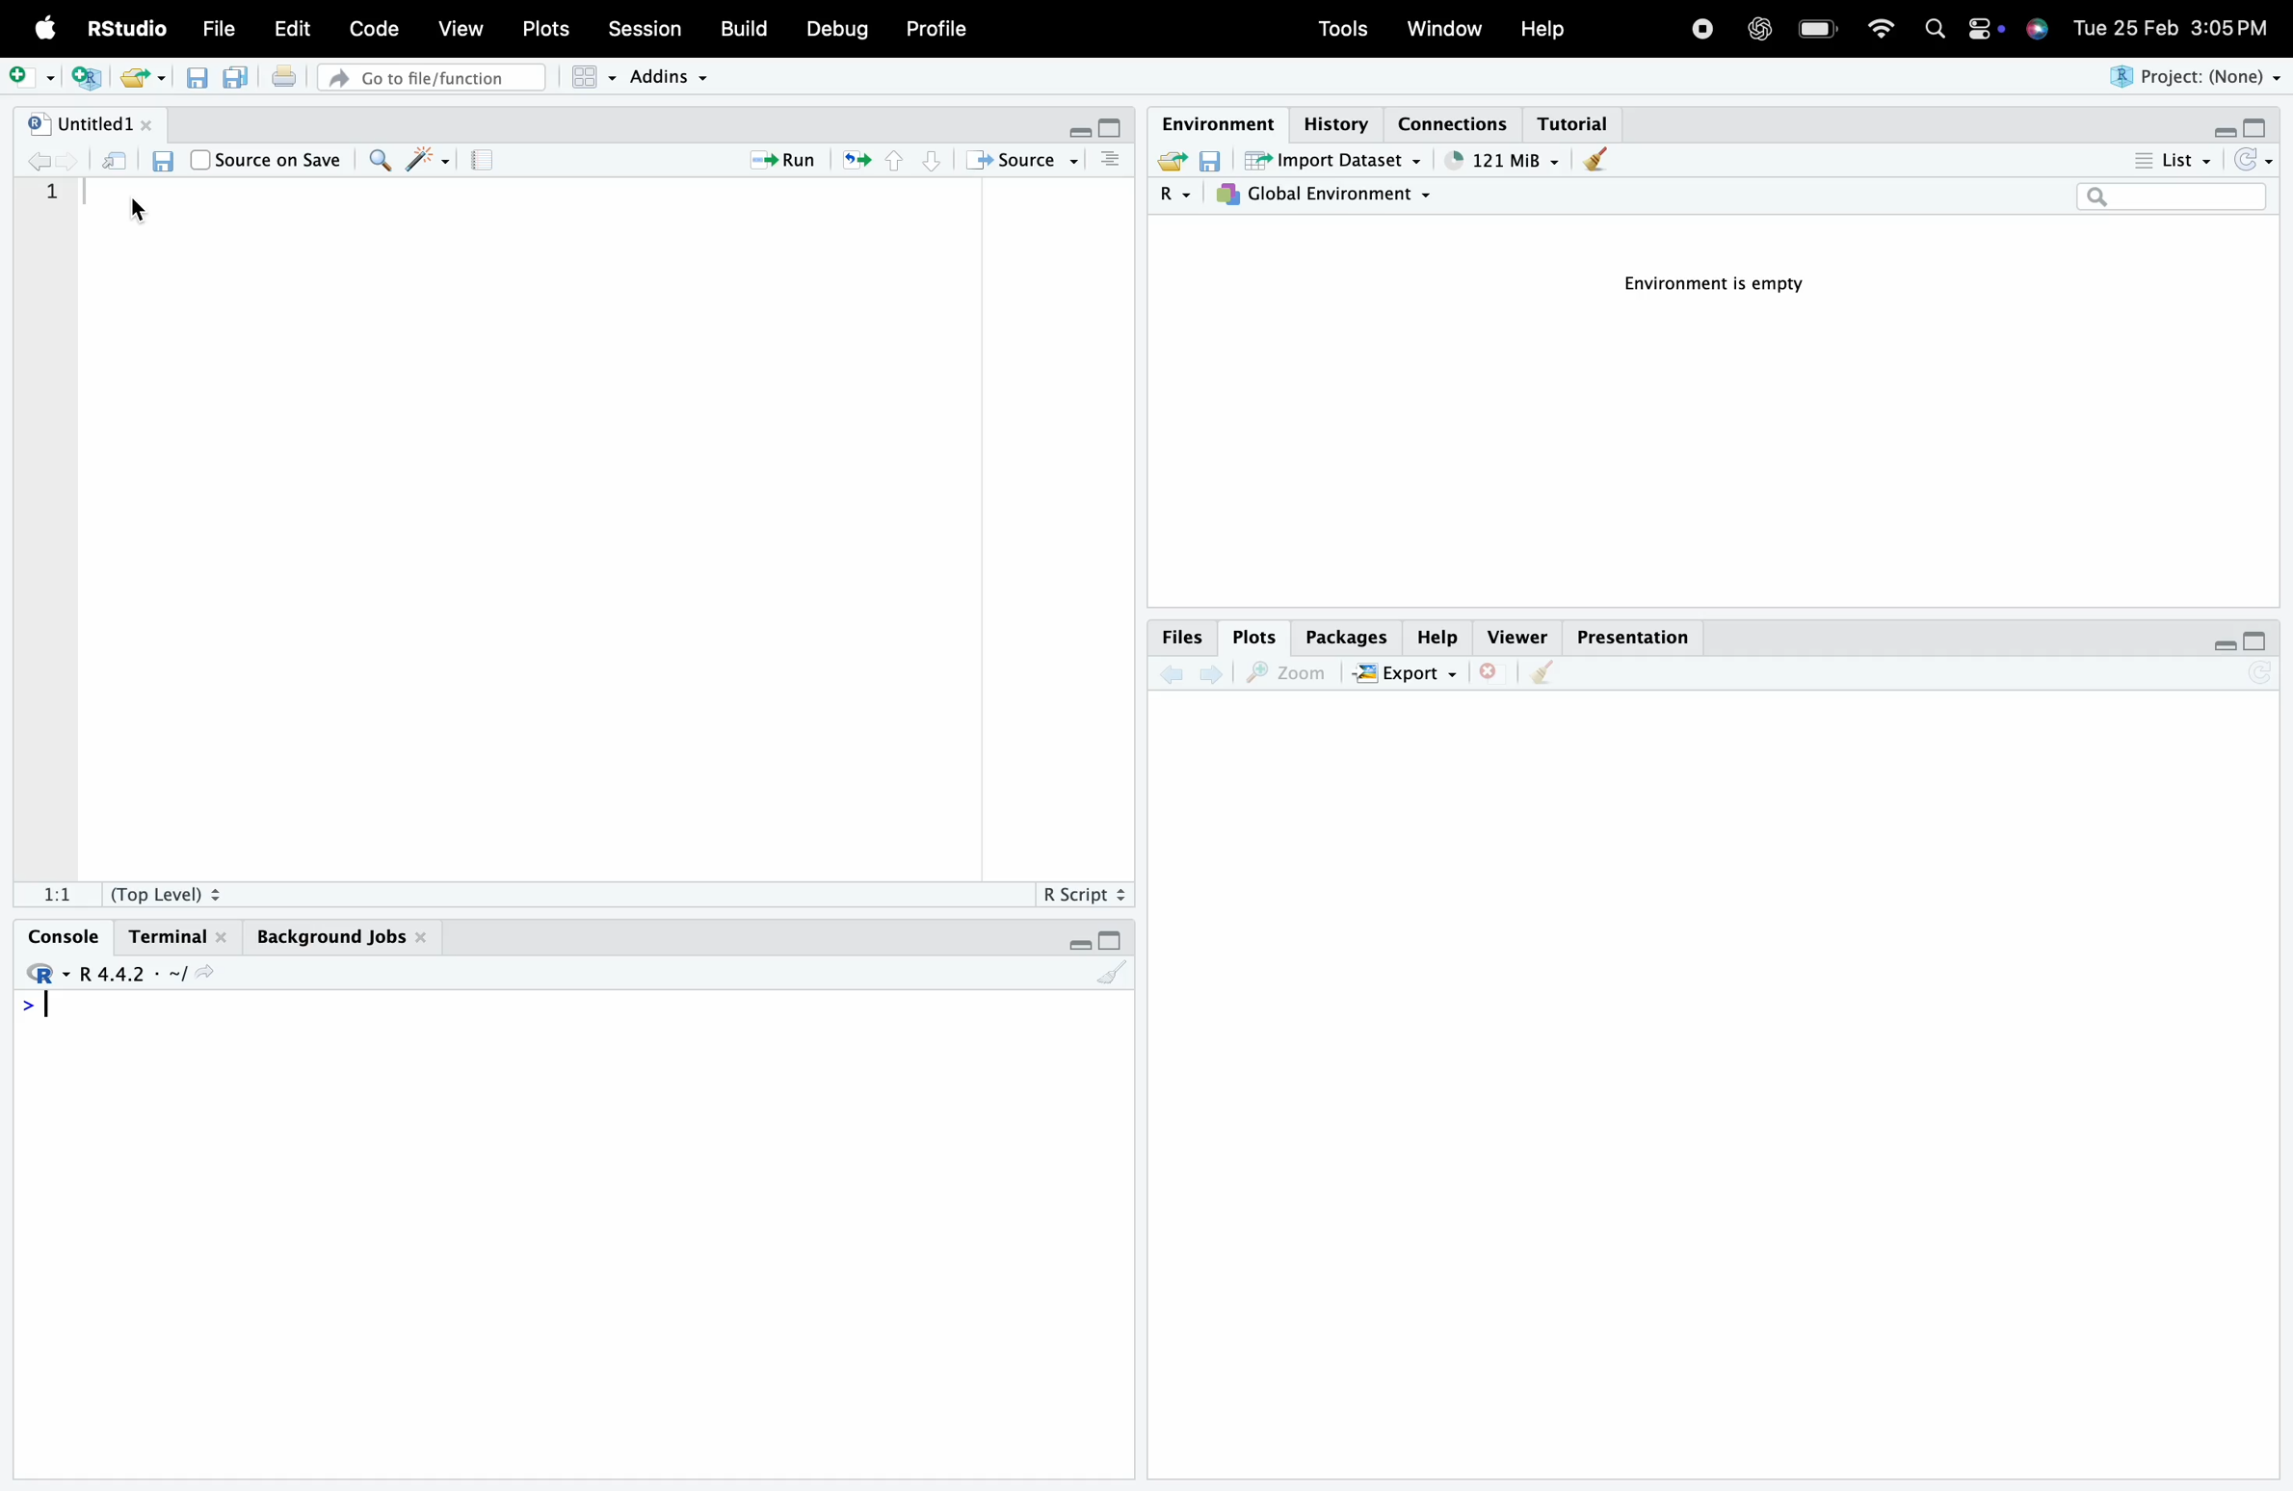 This screenshot has width=2293, height=1491. I want to click on Help, so click(1544, 29).